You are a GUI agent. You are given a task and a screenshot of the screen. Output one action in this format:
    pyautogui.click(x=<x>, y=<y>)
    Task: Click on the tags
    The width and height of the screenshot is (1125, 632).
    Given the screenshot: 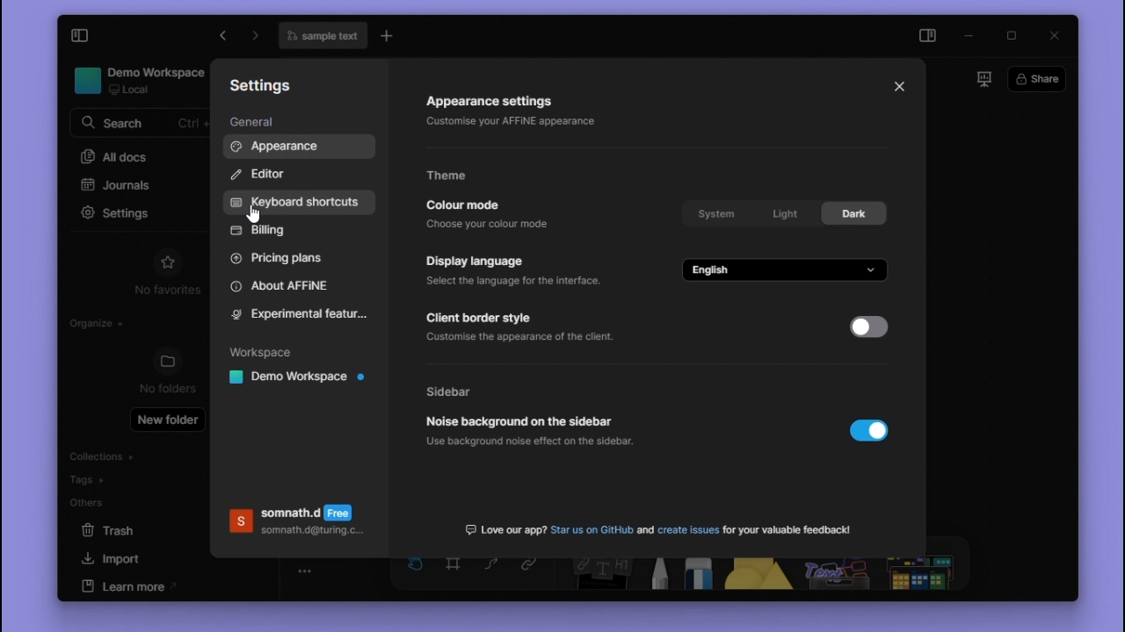 What is the action you would take?
    pyautogui.click(x=100, y=478)
    